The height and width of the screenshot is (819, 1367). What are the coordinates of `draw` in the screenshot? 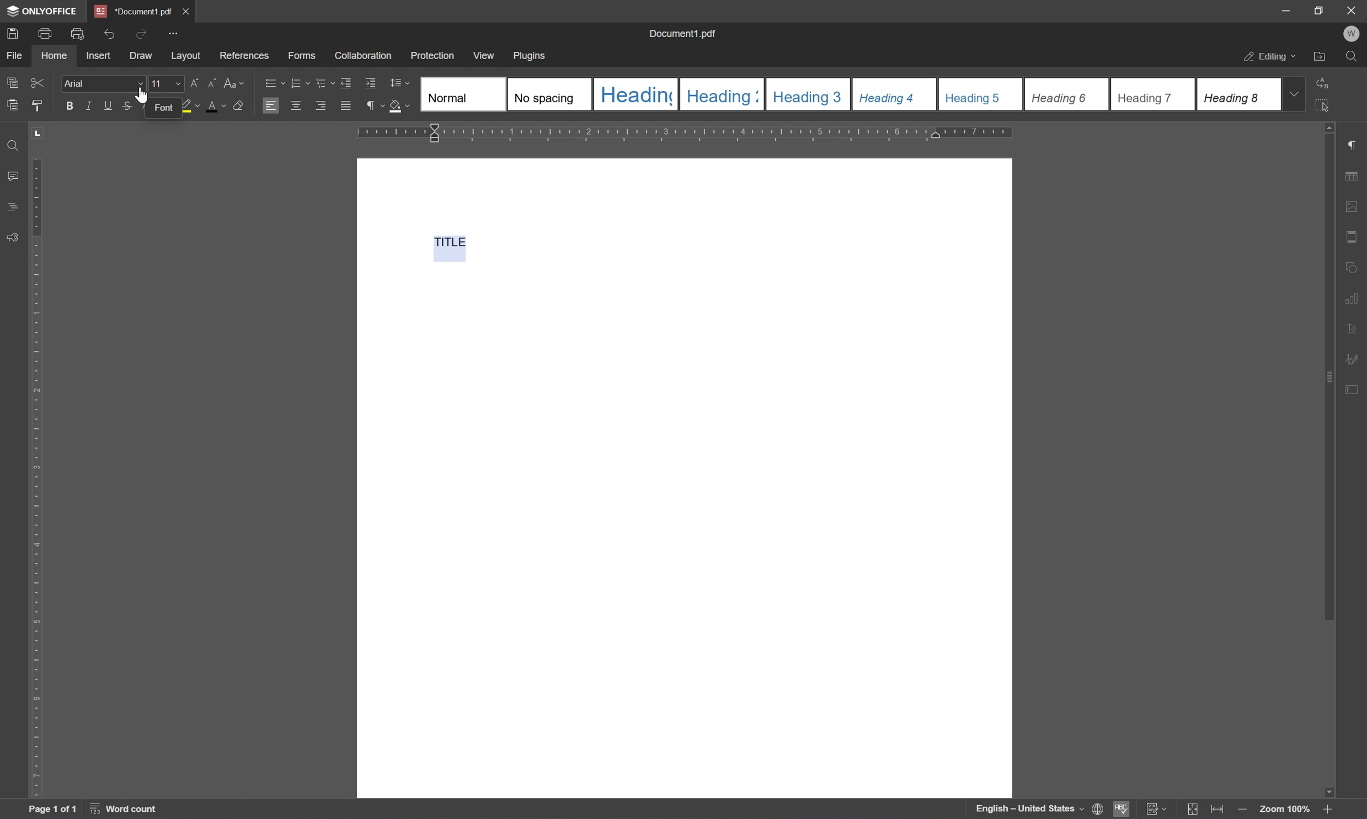 It's located at (140, 55).